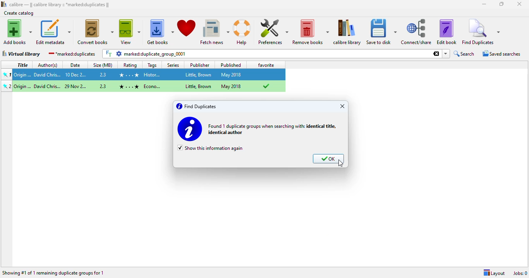  I want to click on donate to support calibre, so click(187, 28).